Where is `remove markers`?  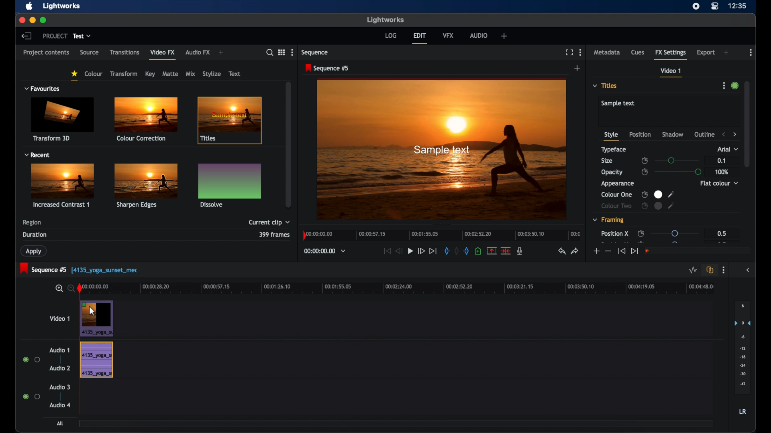
remove markers is located at coordinates (456, 251).